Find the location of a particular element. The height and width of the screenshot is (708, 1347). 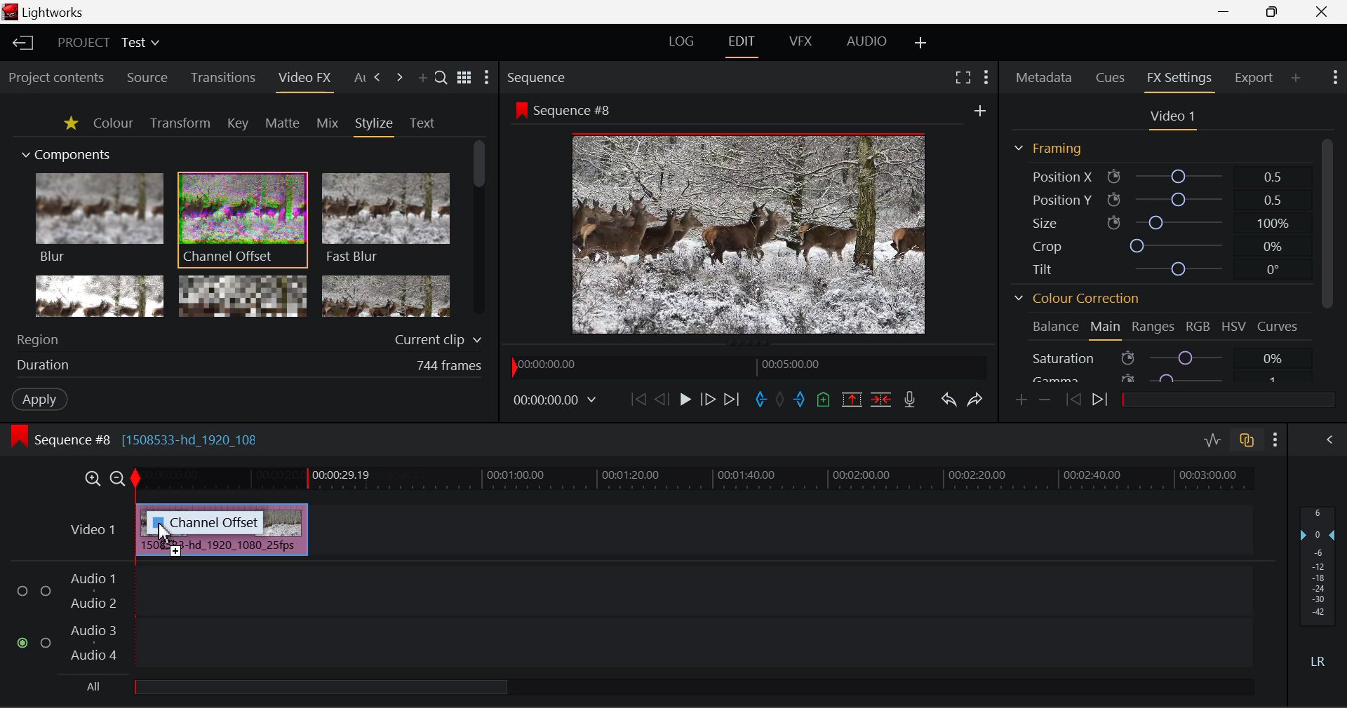

Add keyframe is located at coordinates (1020, 404).